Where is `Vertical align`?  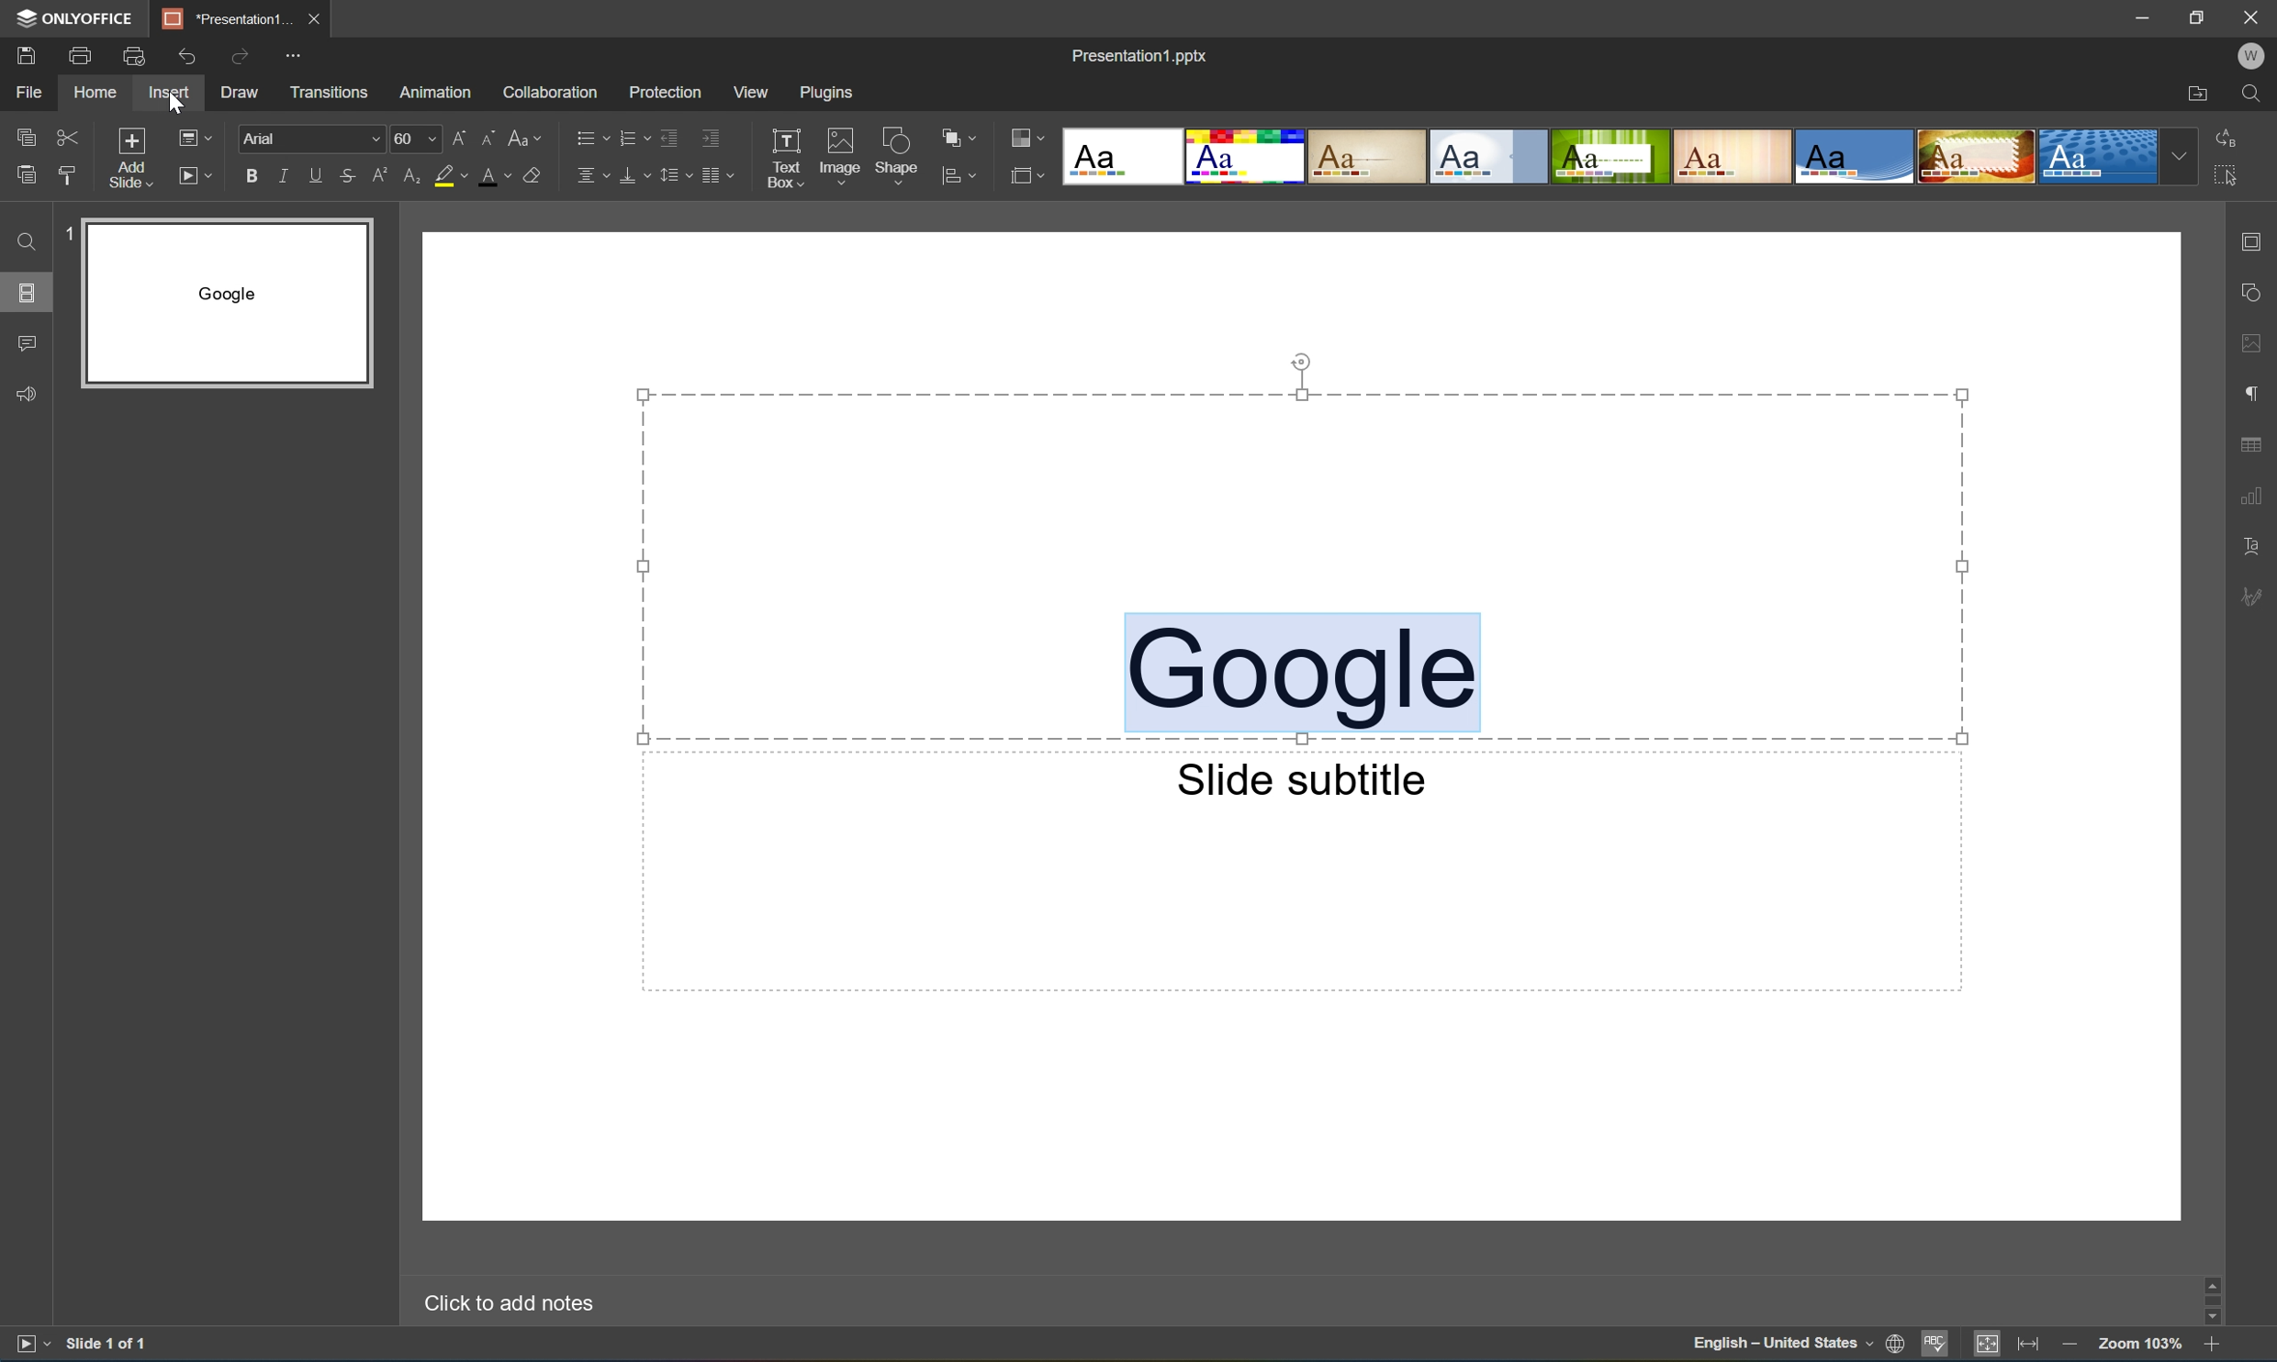 Vertical align is located at coordinates (635, 177).